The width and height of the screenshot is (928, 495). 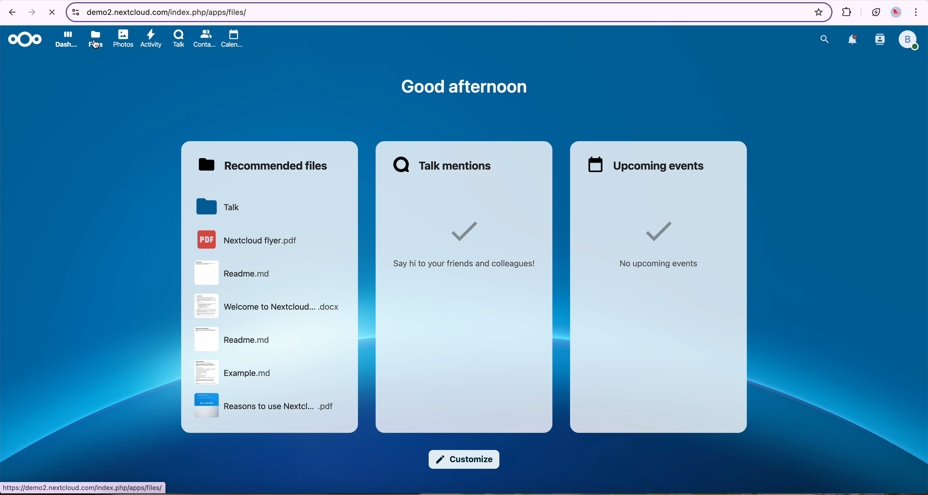 What do you see at coordinates (24, 40) in the screenshot?
I see `Nextcloud logo` at bounding box center [24, 40].